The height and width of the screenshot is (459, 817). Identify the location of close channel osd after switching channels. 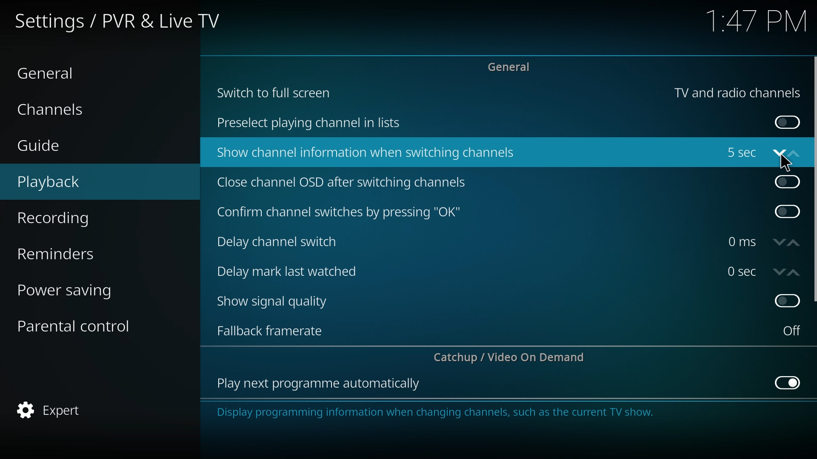
(344, 183).